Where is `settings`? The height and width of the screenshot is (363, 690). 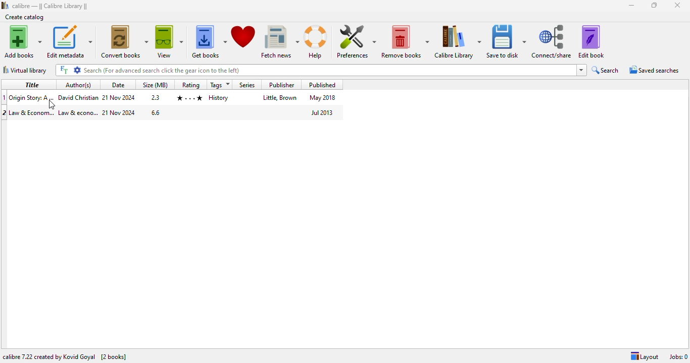 settings is located at coordinates (77, 70).